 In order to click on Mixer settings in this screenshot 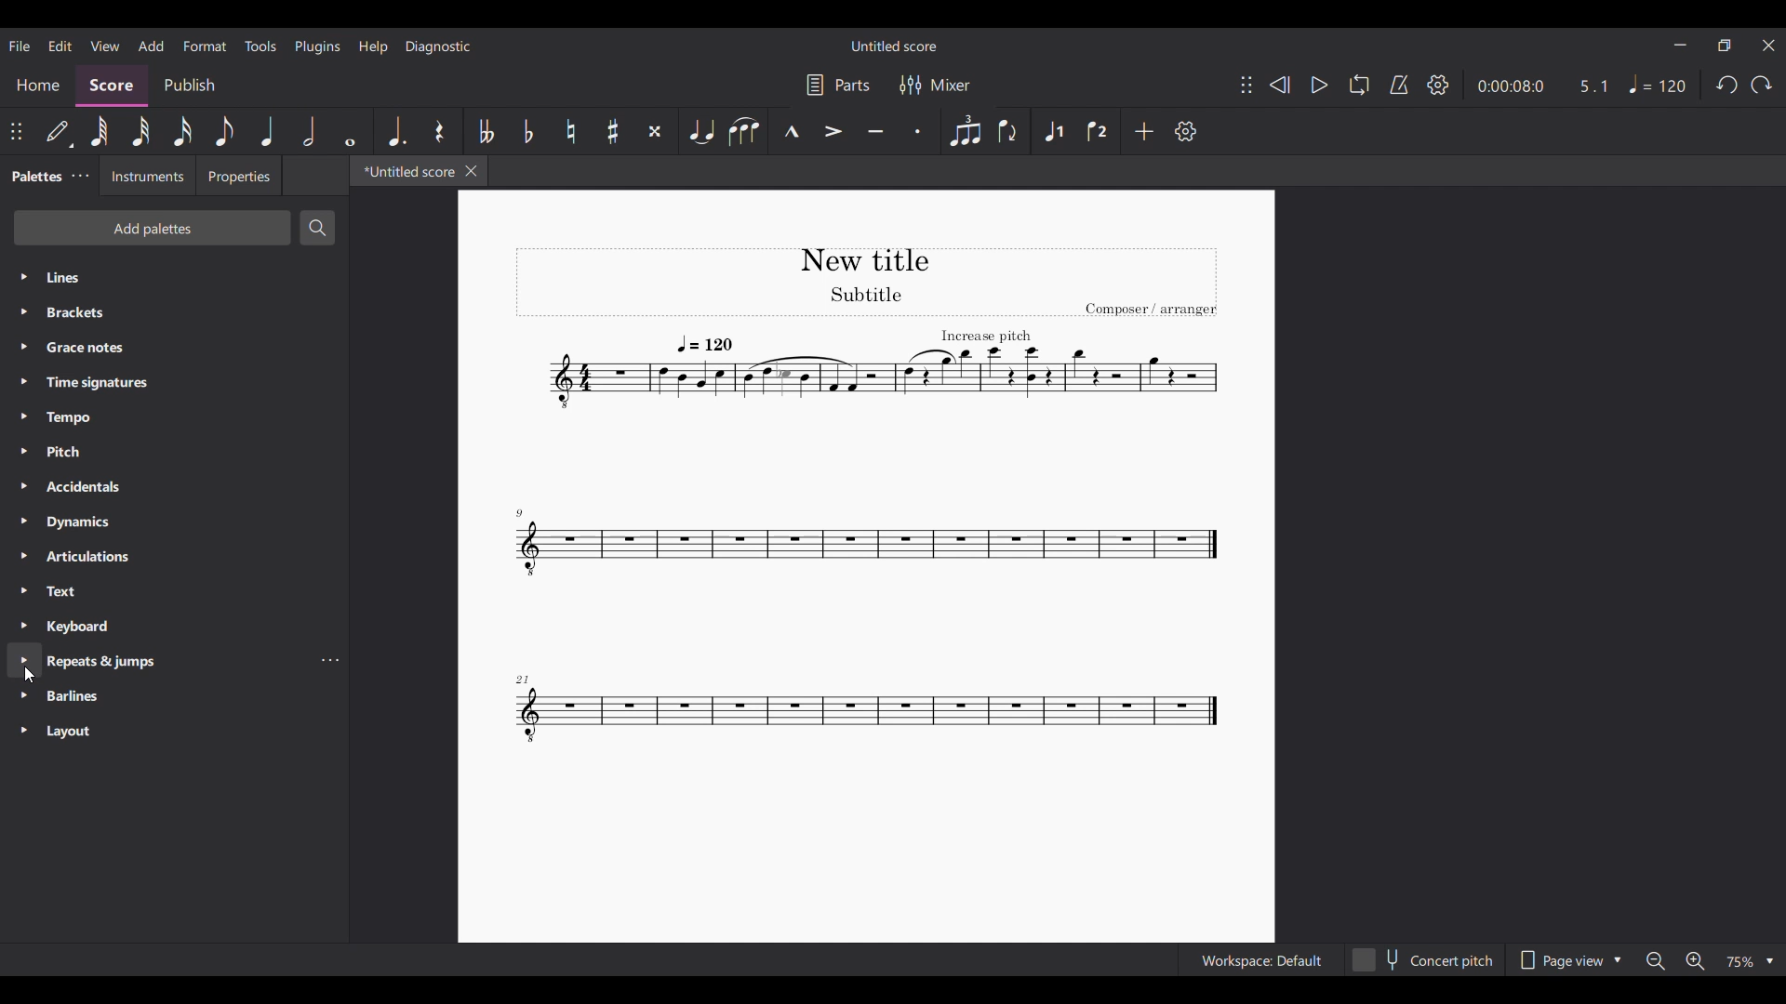, I will do `click(936, 85)`.